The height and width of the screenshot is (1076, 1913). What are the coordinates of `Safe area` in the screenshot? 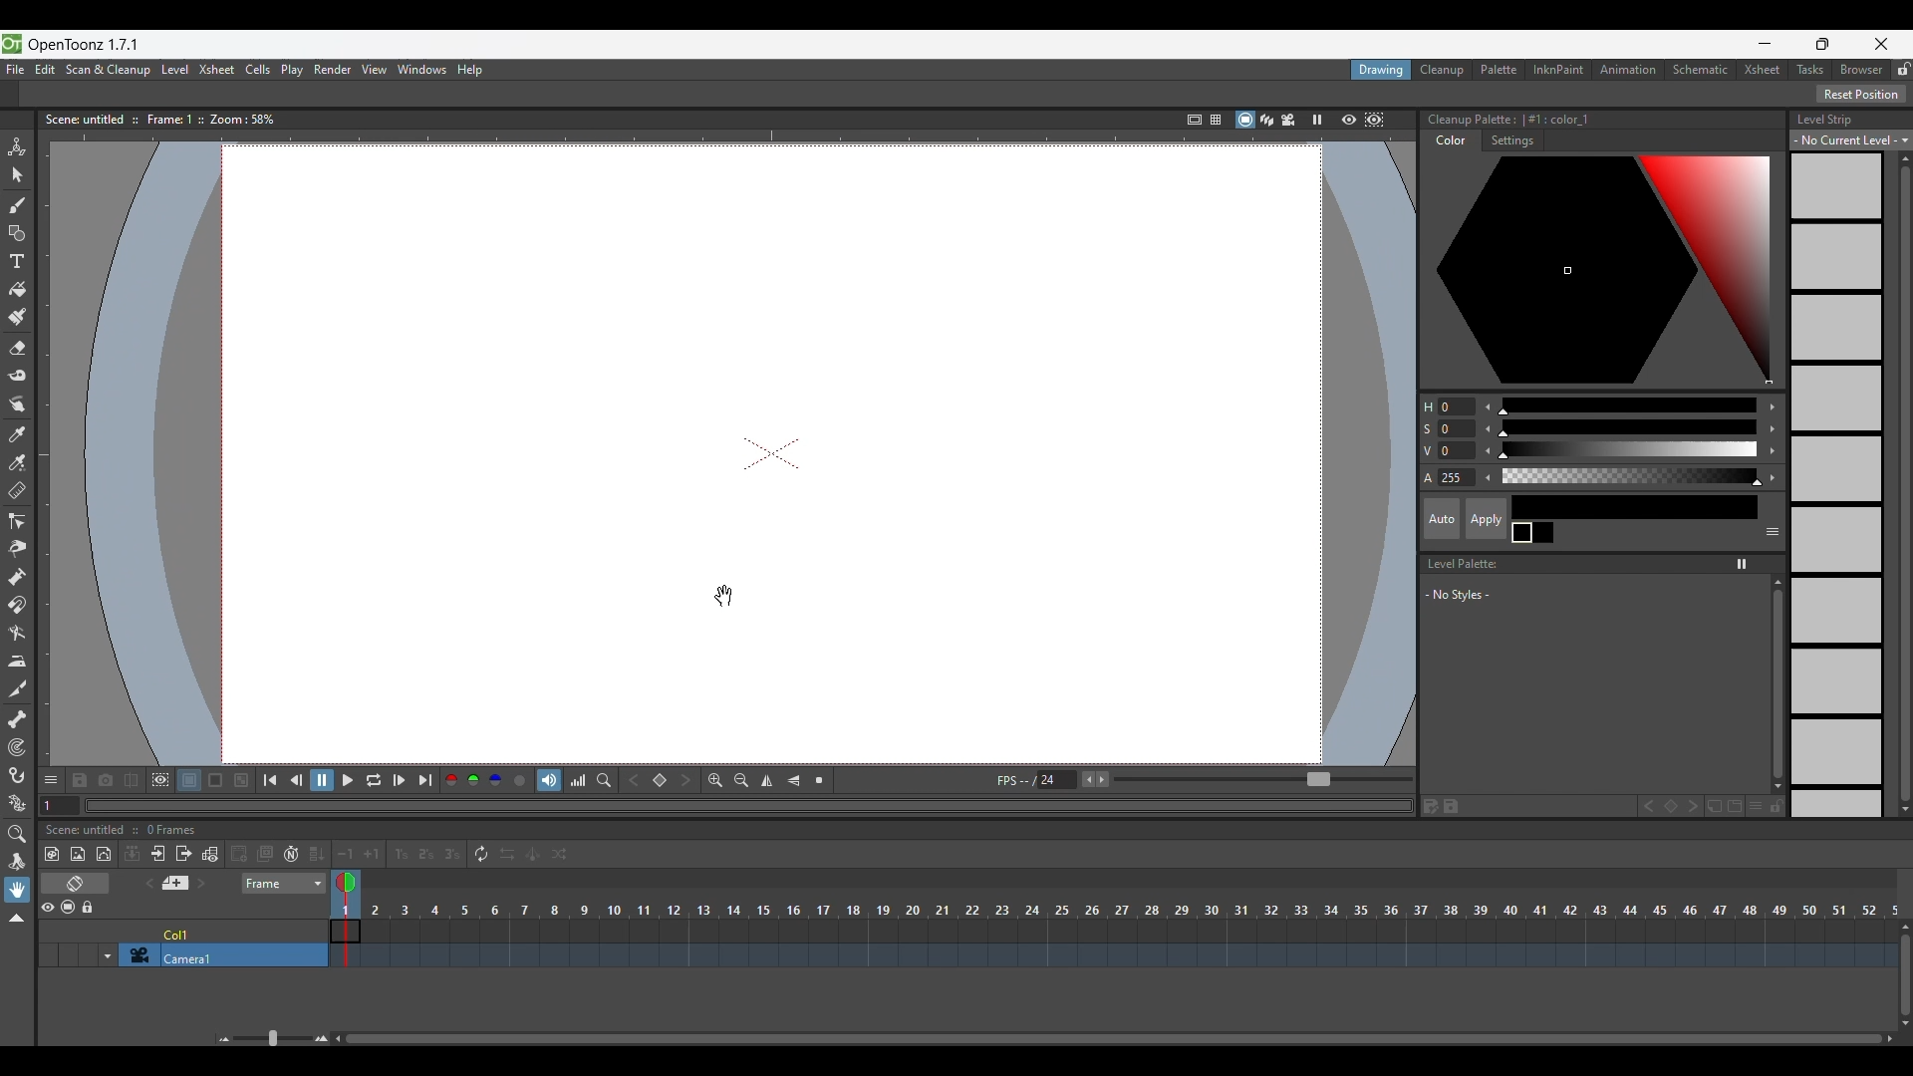 It's located at (1185, 118).